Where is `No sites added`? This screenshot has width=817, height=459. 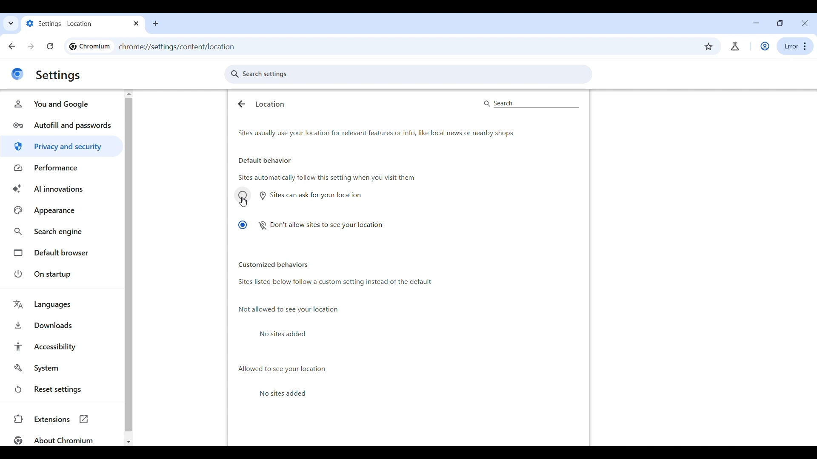
No sites added is located at coordinates (287, 394).